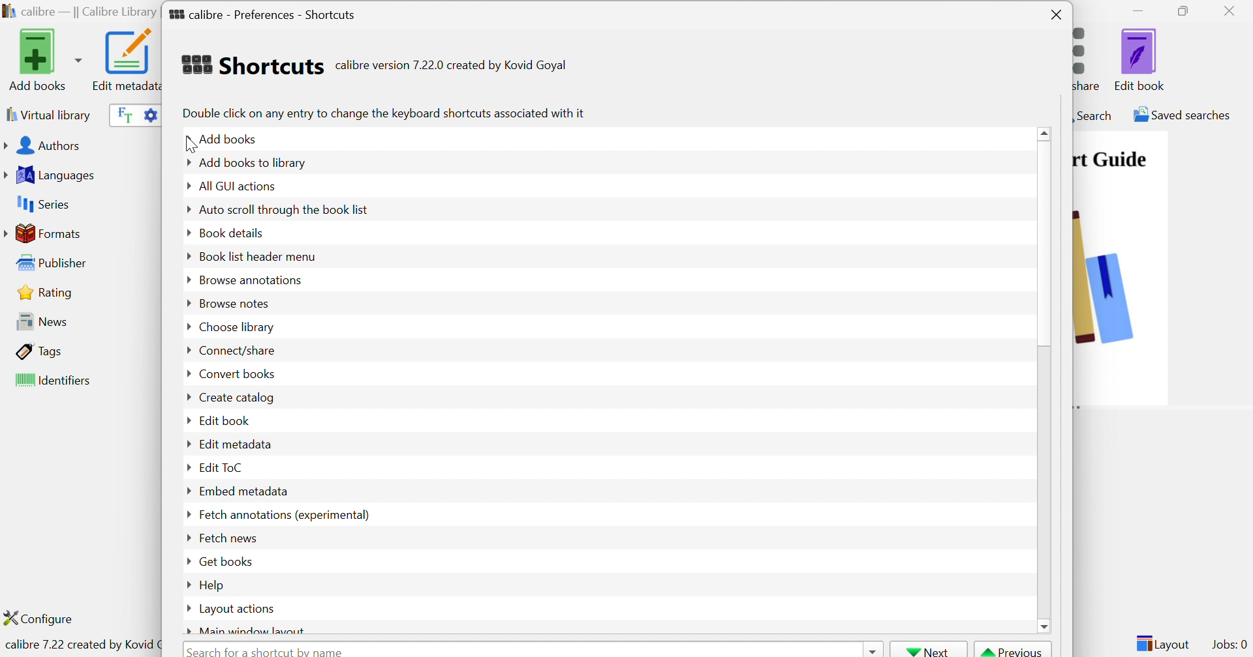 The width and height of the screenshot is (1253, 657). I want to click on Edit metadata, so click(236, 443).